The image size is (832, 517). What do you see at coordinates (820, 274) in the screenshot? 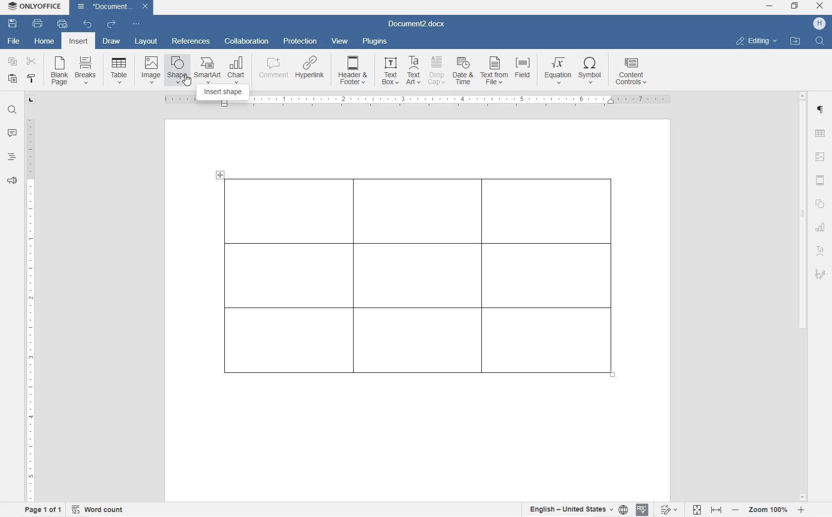
I see `signature` at bounding box center [820, 274].